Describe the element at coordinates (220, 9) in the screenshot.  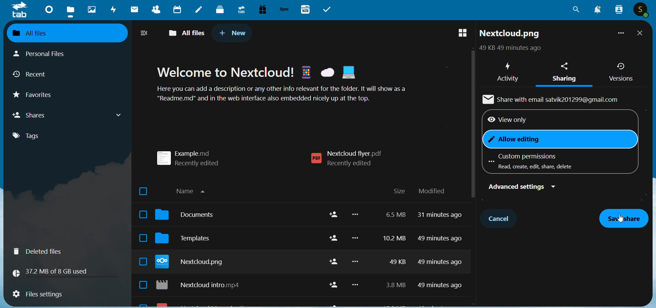
I see `dock` at that location.